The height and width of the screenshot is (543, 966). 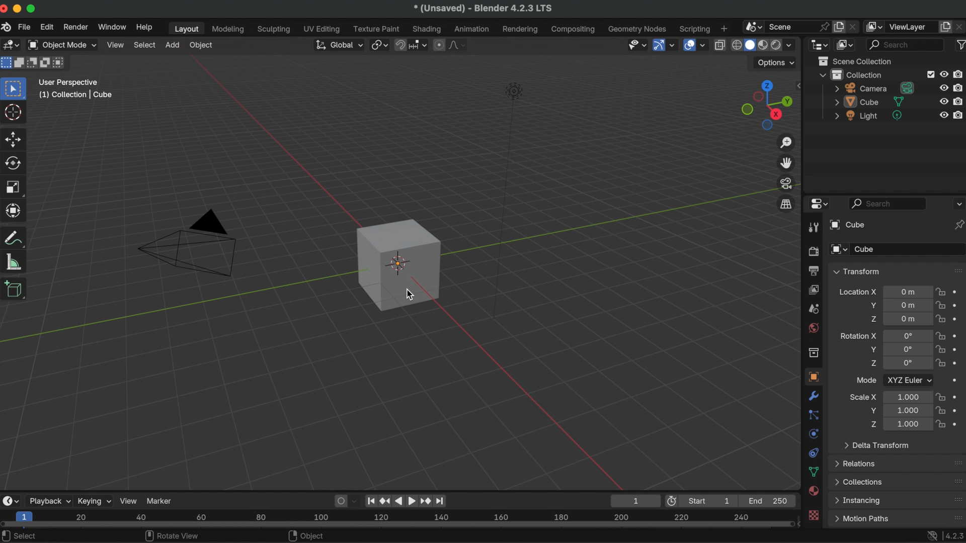 What do you see at coordinates (875, 26) in the screenshot?
I see `active workspace view layer` at bounding box center [875, 26].